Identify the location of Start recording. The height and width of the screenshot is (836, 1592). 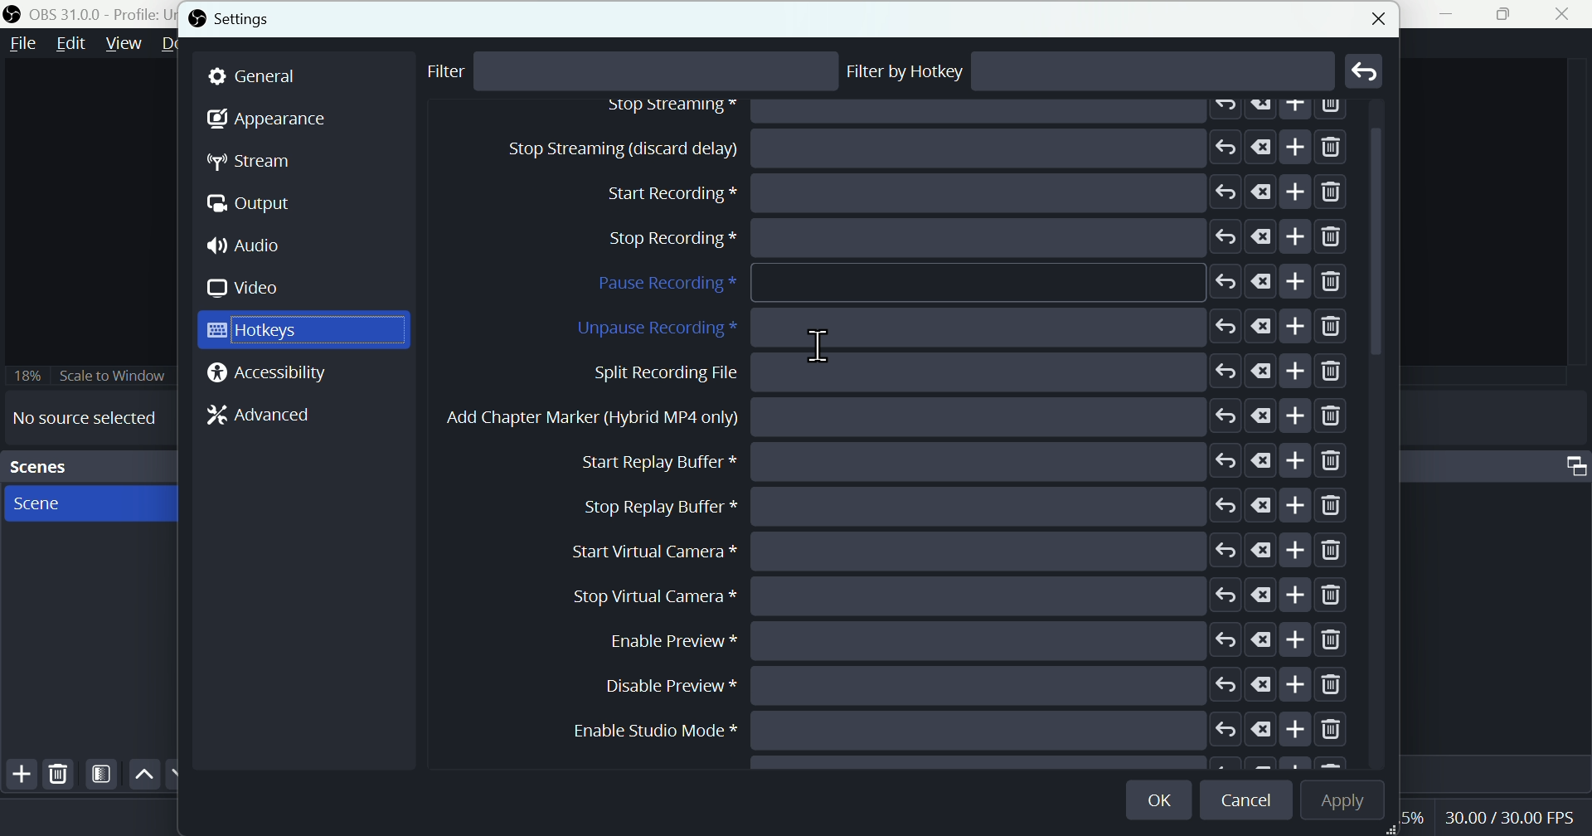
(926, 190).